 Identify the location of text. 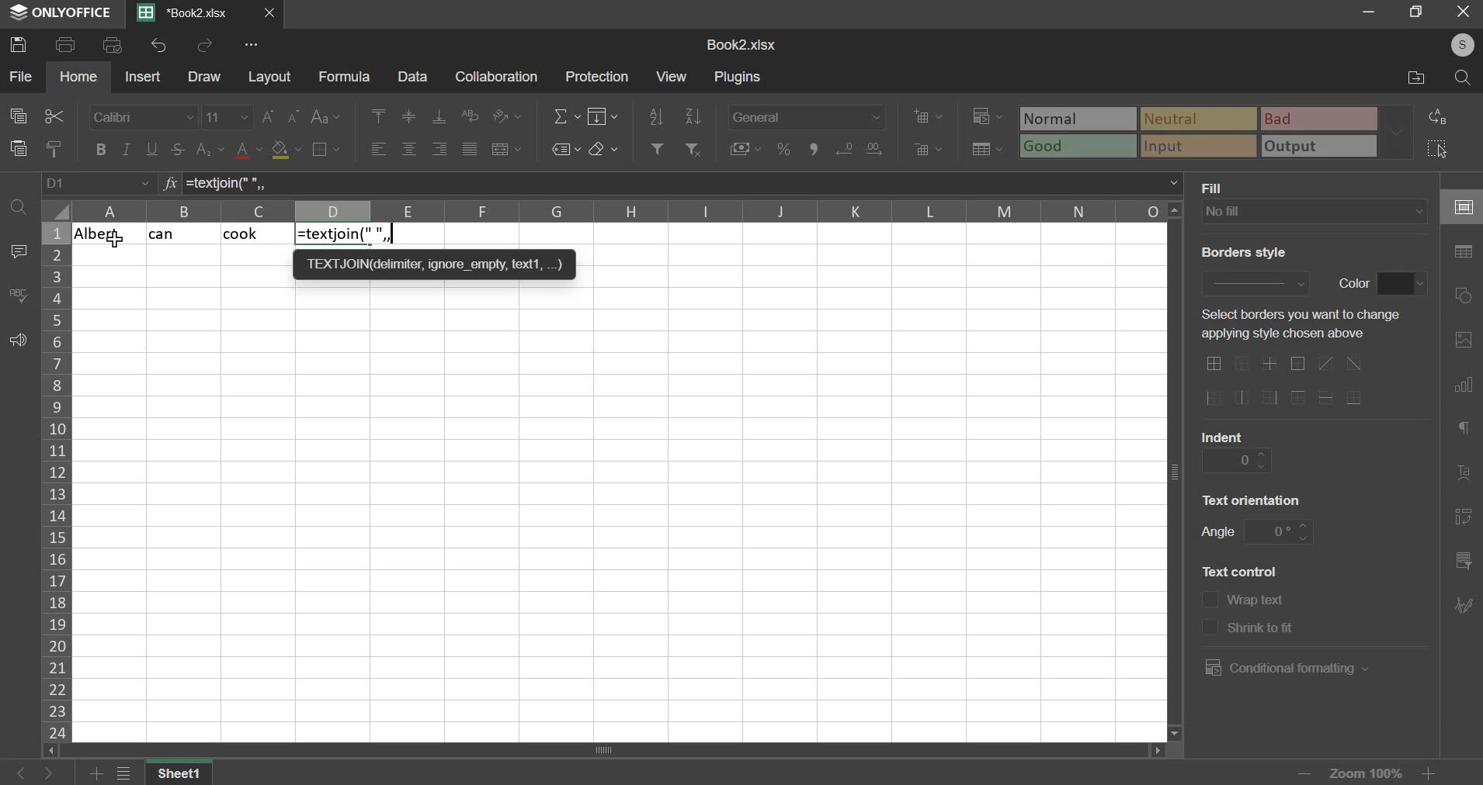
(1217, 534).